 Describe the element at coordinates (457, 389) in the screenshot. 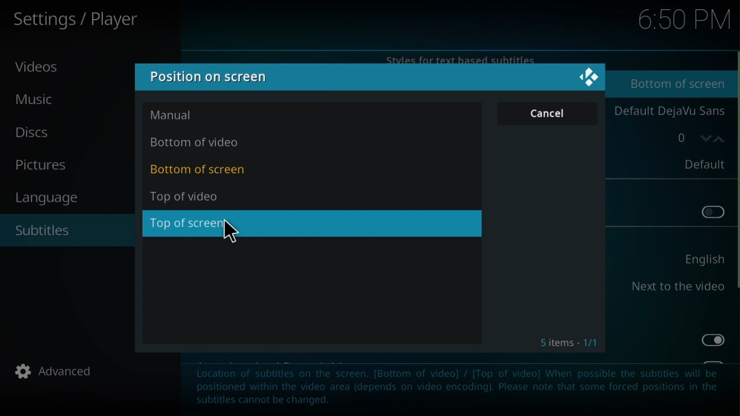

I see `information about subtitles cannot be changed,` at that location.